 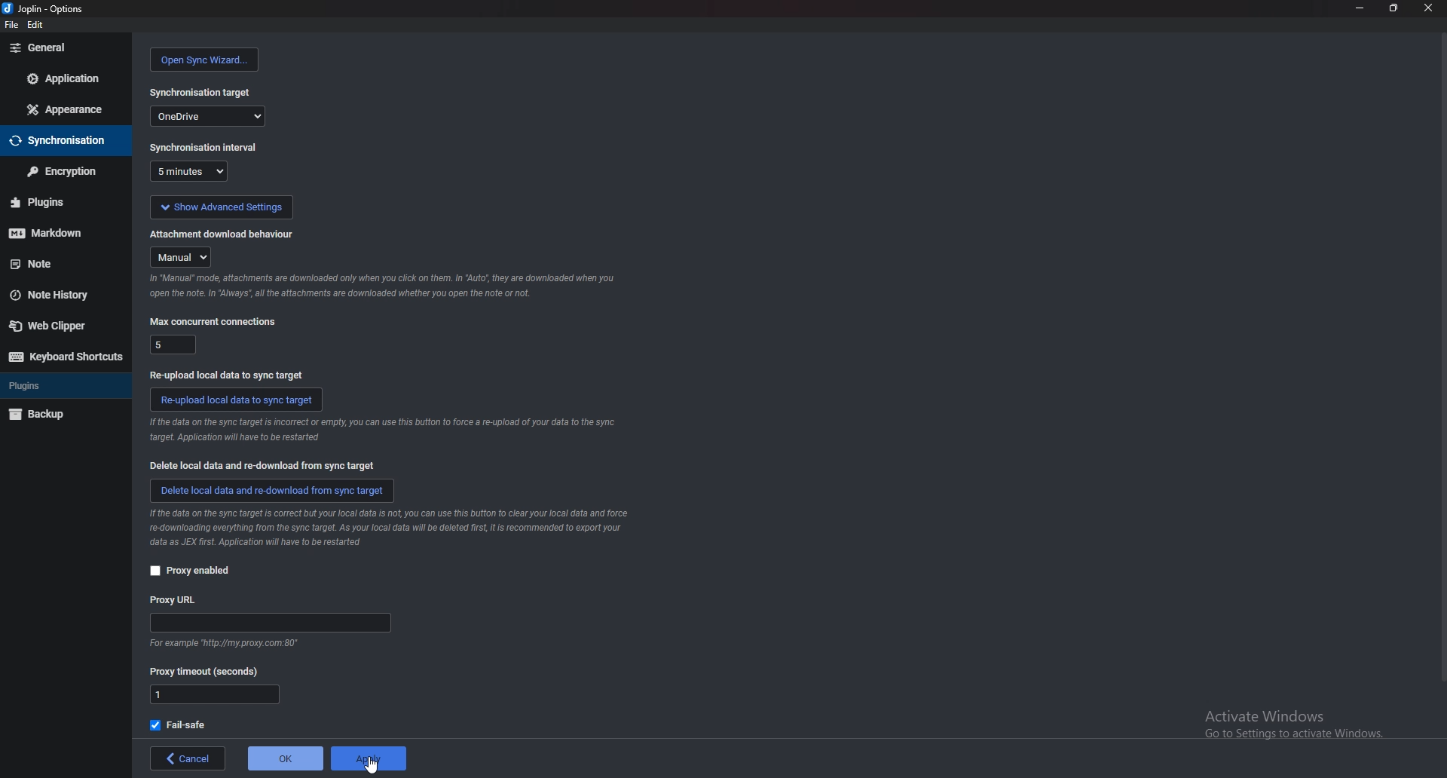 What do you see at coordinates (63, 171) in the screenshot?
I see `encryption` at bounding box center [63, 171].